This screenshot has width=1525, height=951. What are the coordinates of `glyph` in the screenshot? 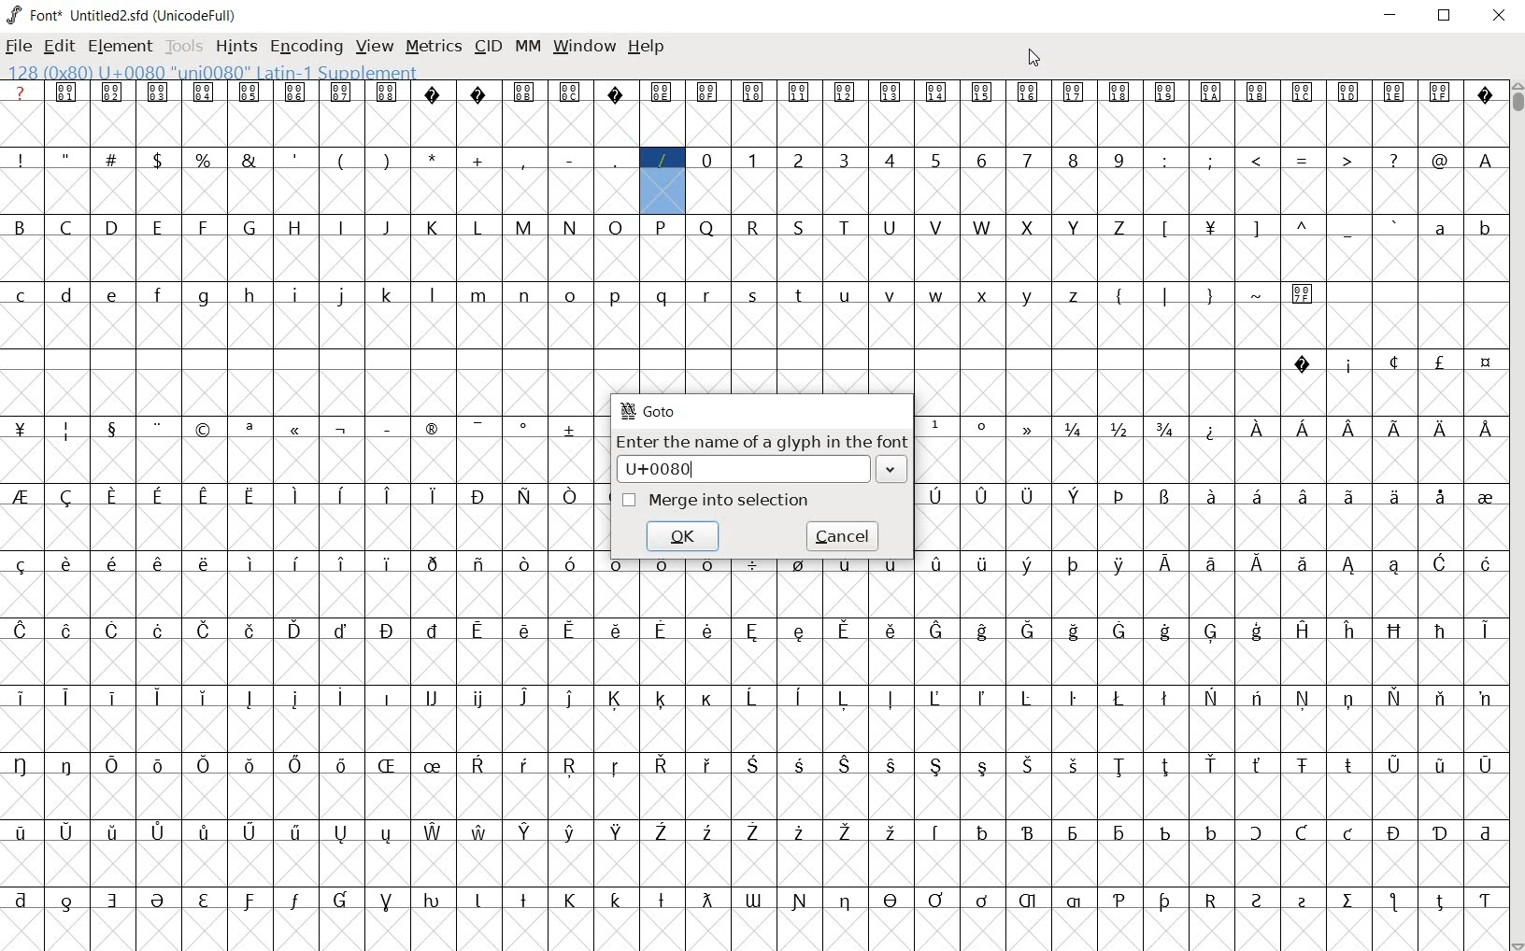 It's located at (21, 565).